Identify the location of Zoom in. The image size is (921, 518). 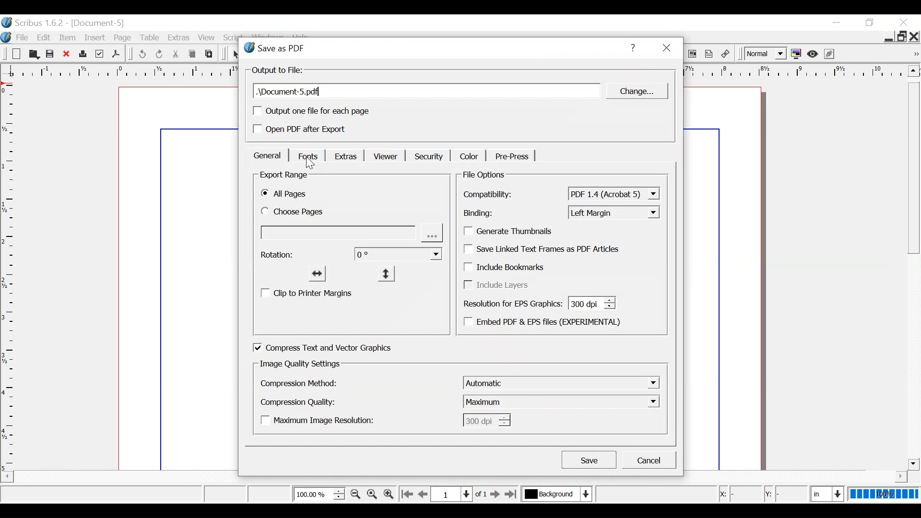
(388, 494).